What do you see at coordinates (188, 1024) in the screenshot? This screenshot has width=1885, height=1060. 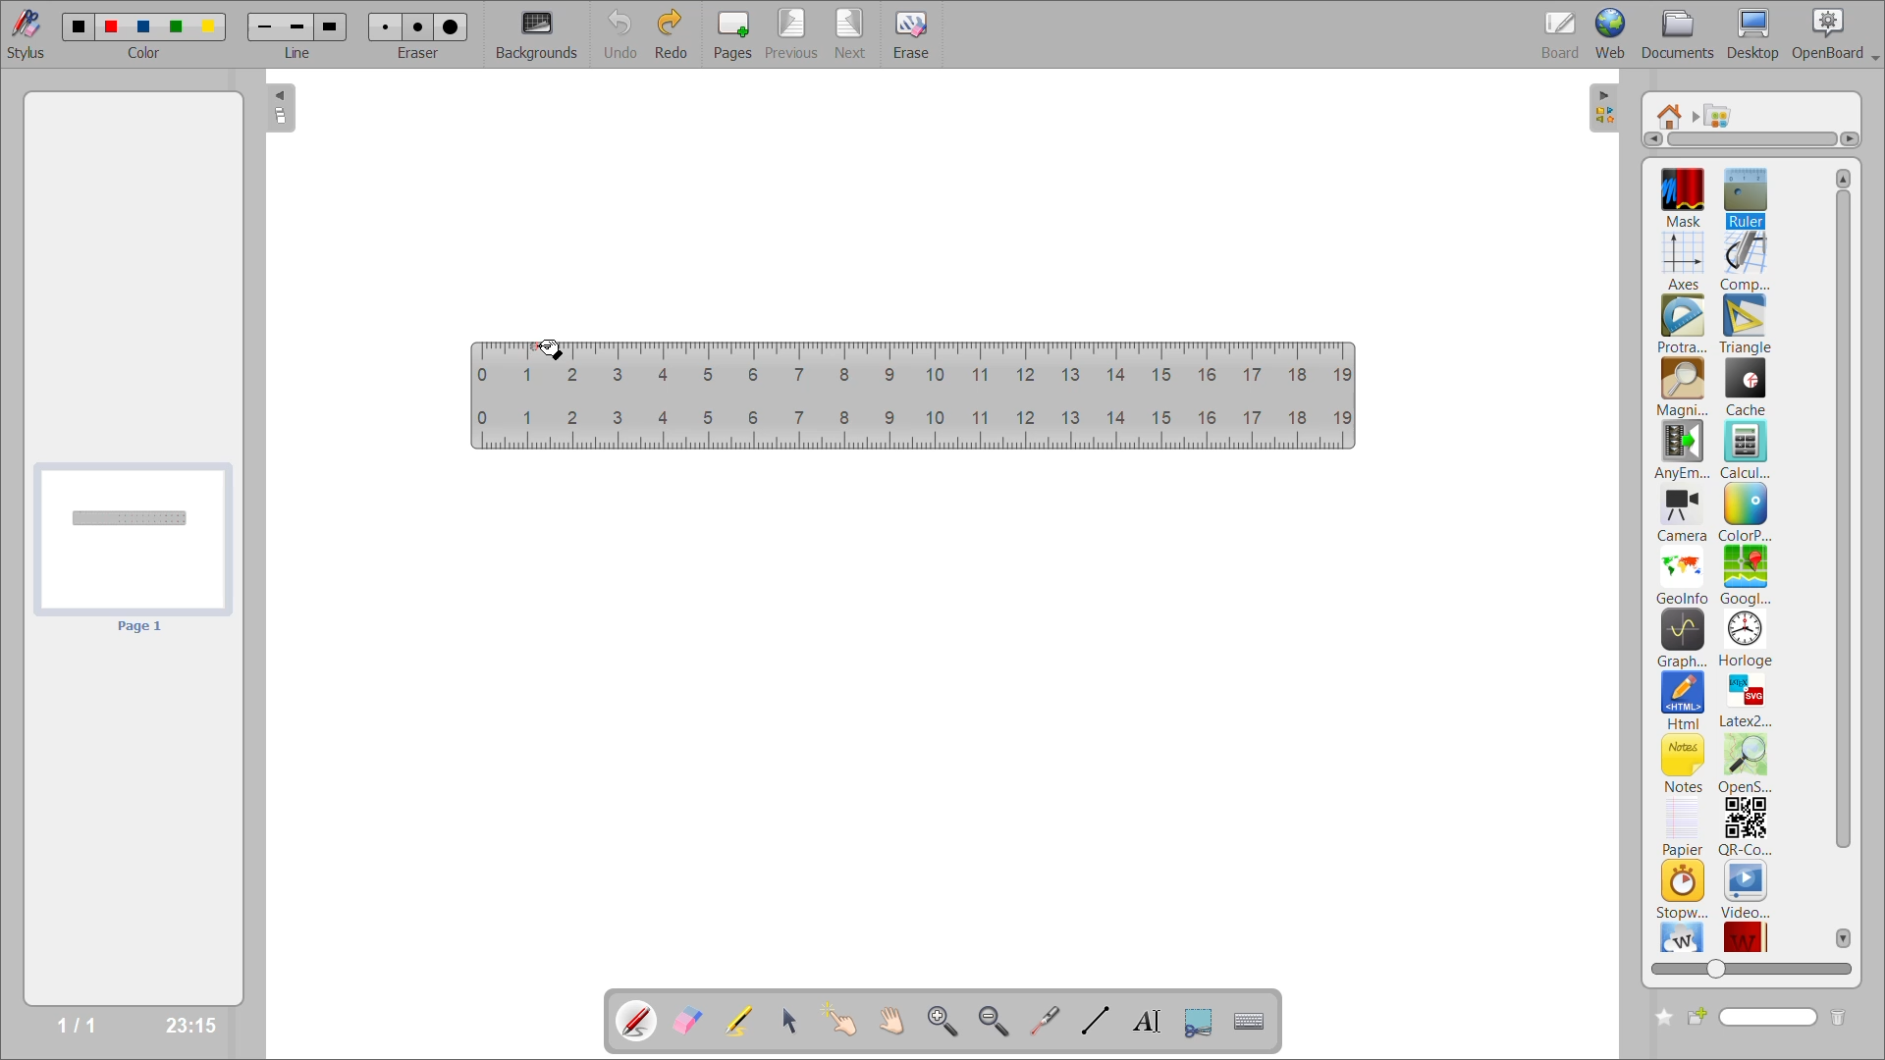 I see `23:15` at bounding box center [188, 1024].